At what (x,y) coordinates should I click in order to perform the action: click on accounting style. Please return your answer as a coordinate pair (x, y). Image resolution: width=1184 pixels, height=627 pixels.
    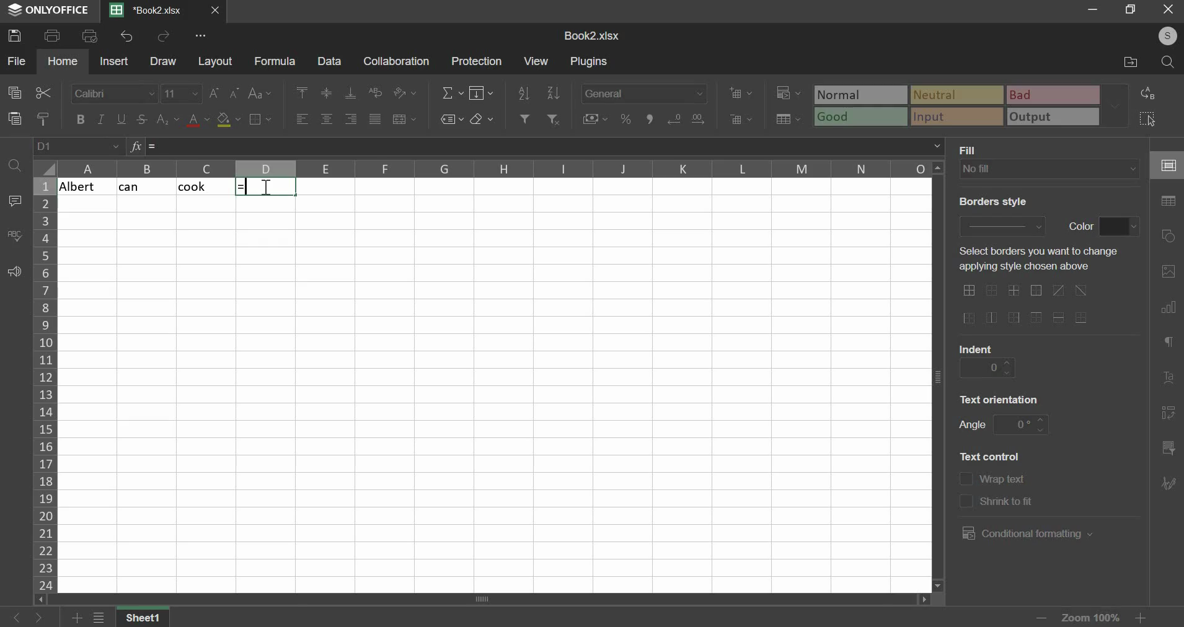
    Looking at the image, I should click on (596, 118).